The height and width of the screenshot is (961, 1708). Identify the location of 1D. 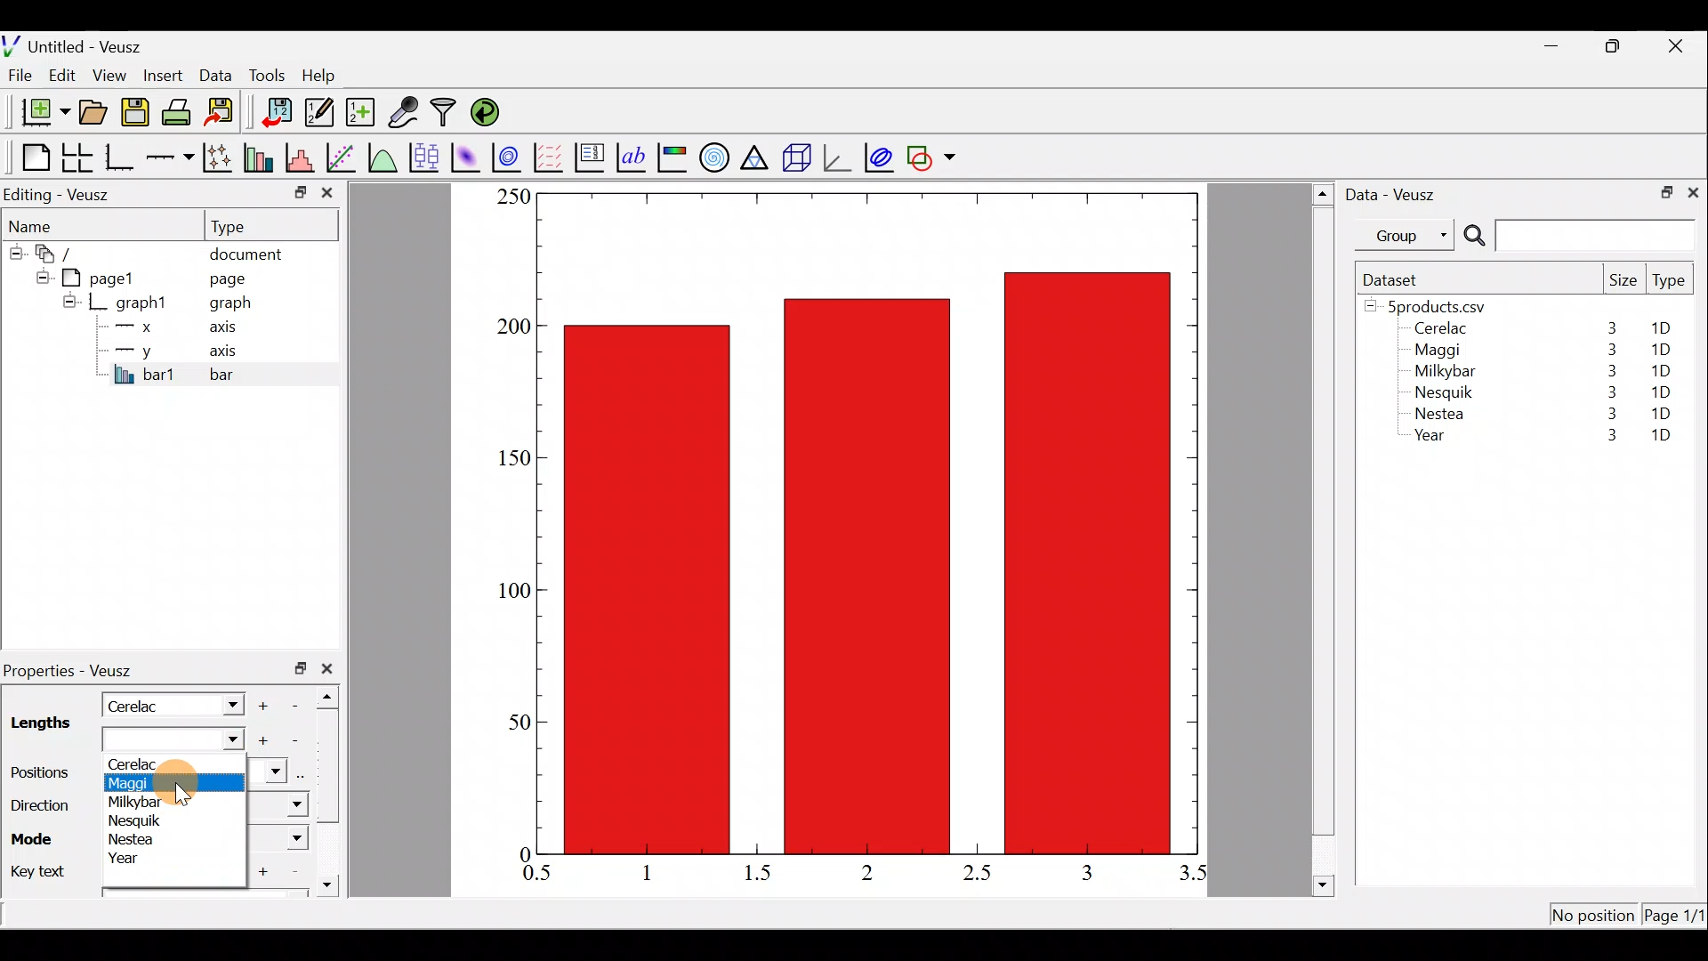
(1661, 437).